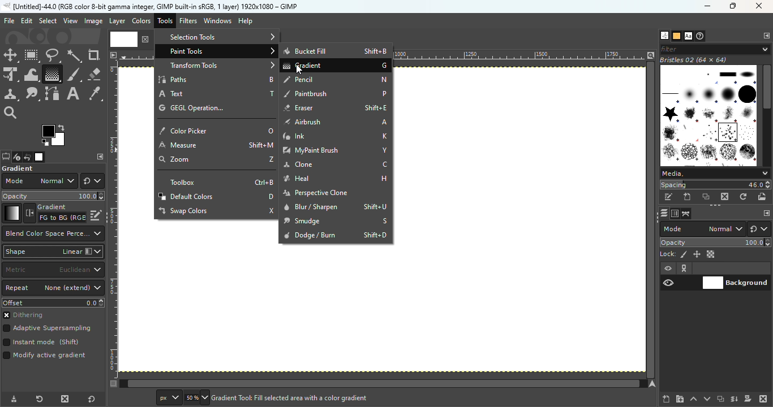  What do you see at coordinates (329, 192) in the screenshot?
I see `Perspective clone` at bounding box center [329, 192].